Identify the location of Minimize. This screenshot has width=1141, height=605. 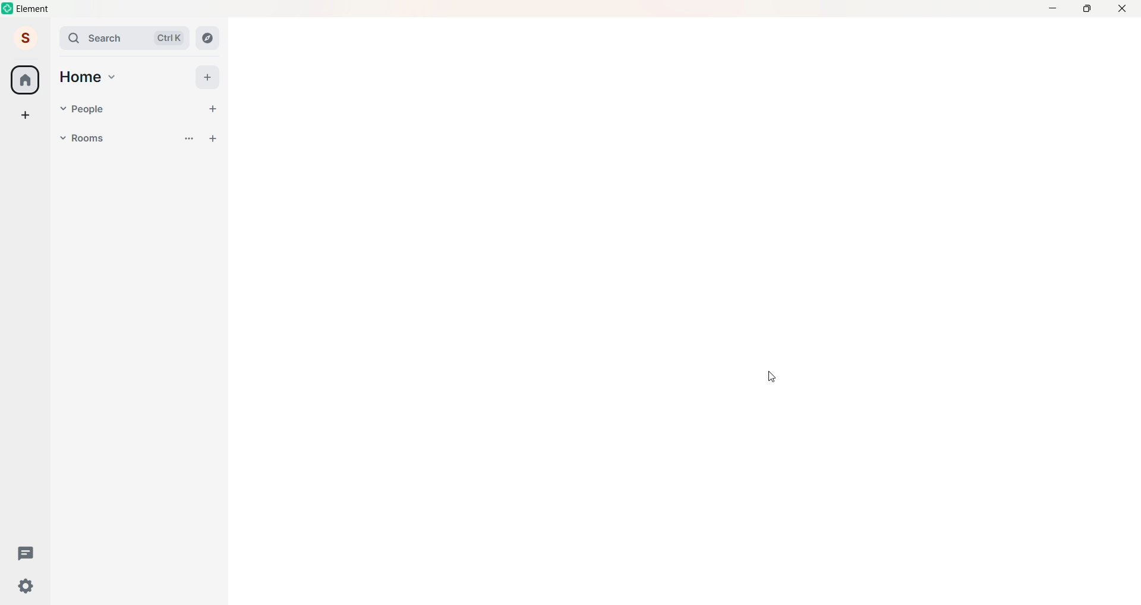
(1054, 9).